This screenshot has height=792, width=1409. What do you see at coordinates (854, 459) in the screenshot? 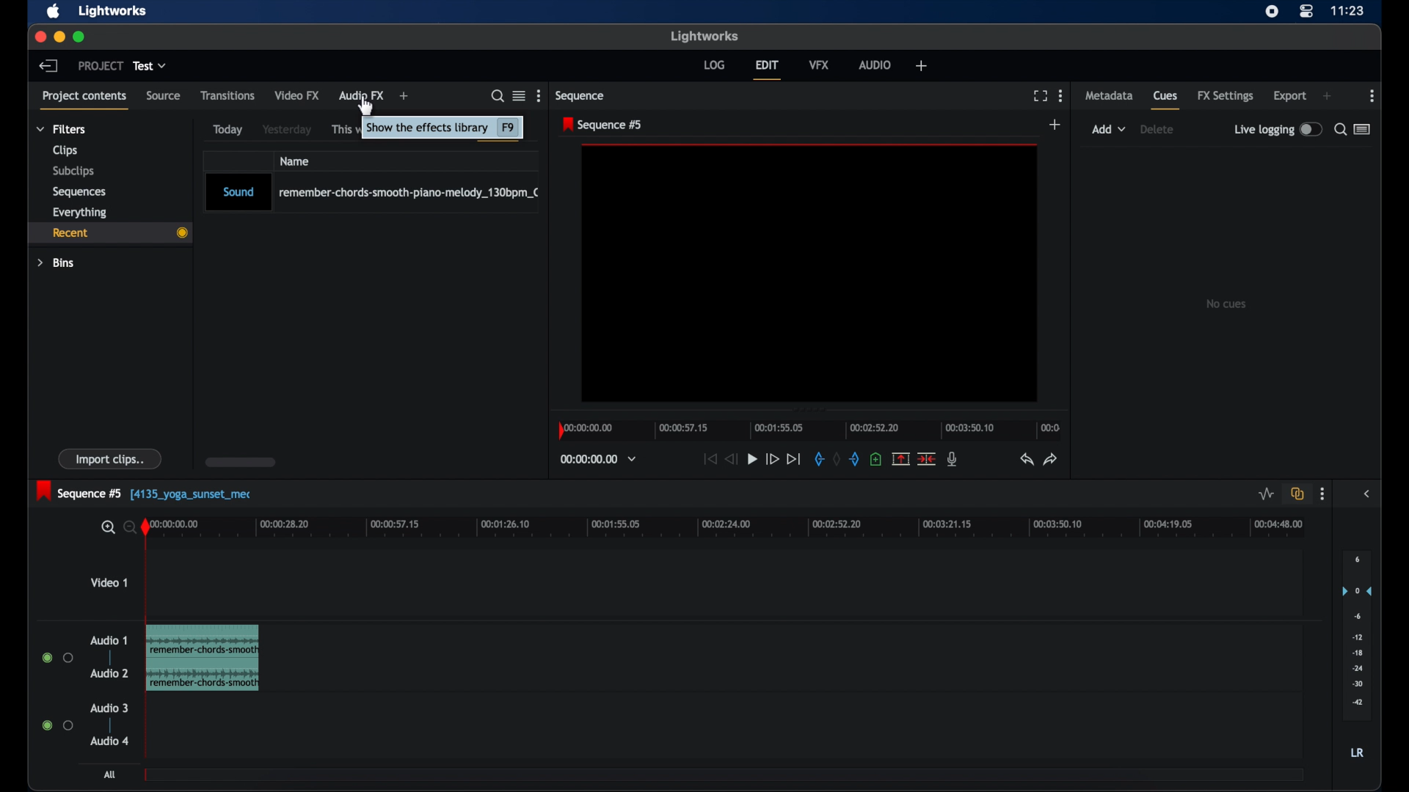
I see `out mark` at bounding box center [854, 459].